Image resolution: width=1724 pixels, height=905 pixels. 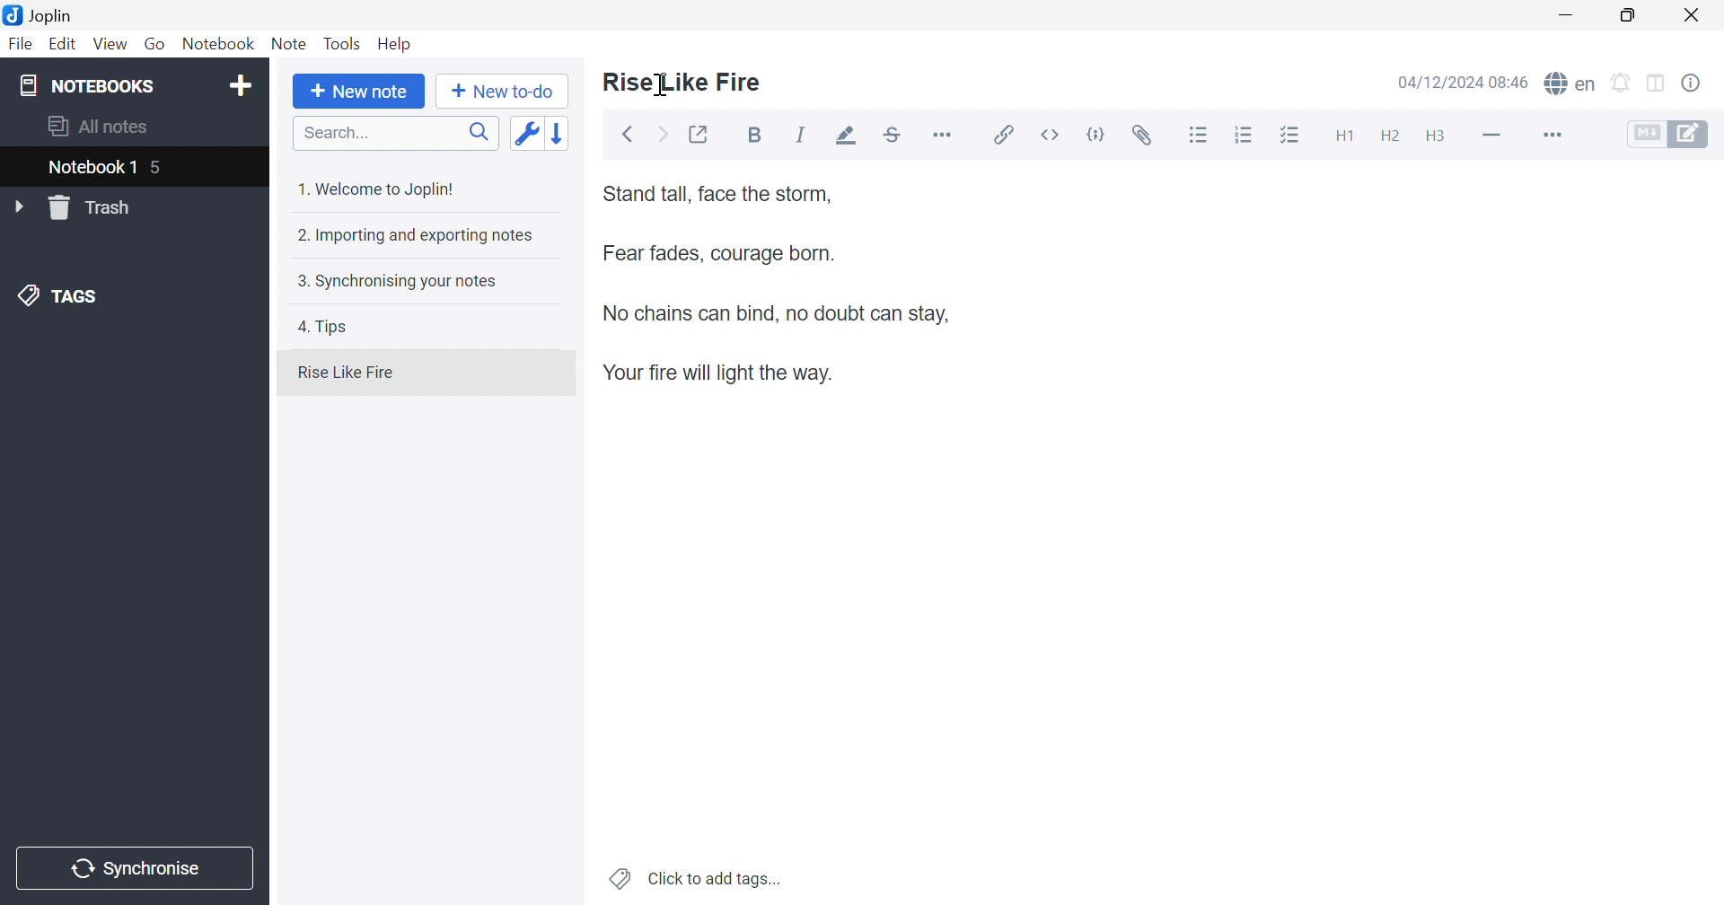 I want to click on Spell checker, so click(x=1574, y=83).